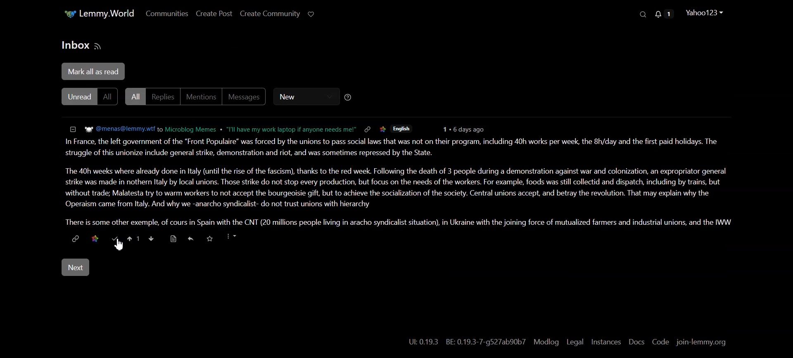  Describe the element at coordinates (703, 13) in the screenshot. I see `Profile` at that location.